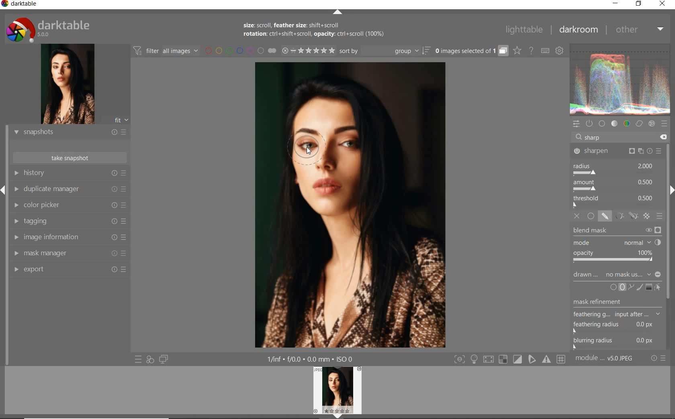 Image resolution: width=675 pixels, height=419 pixels. I want to click on mask refinement options, so click(618, 315).